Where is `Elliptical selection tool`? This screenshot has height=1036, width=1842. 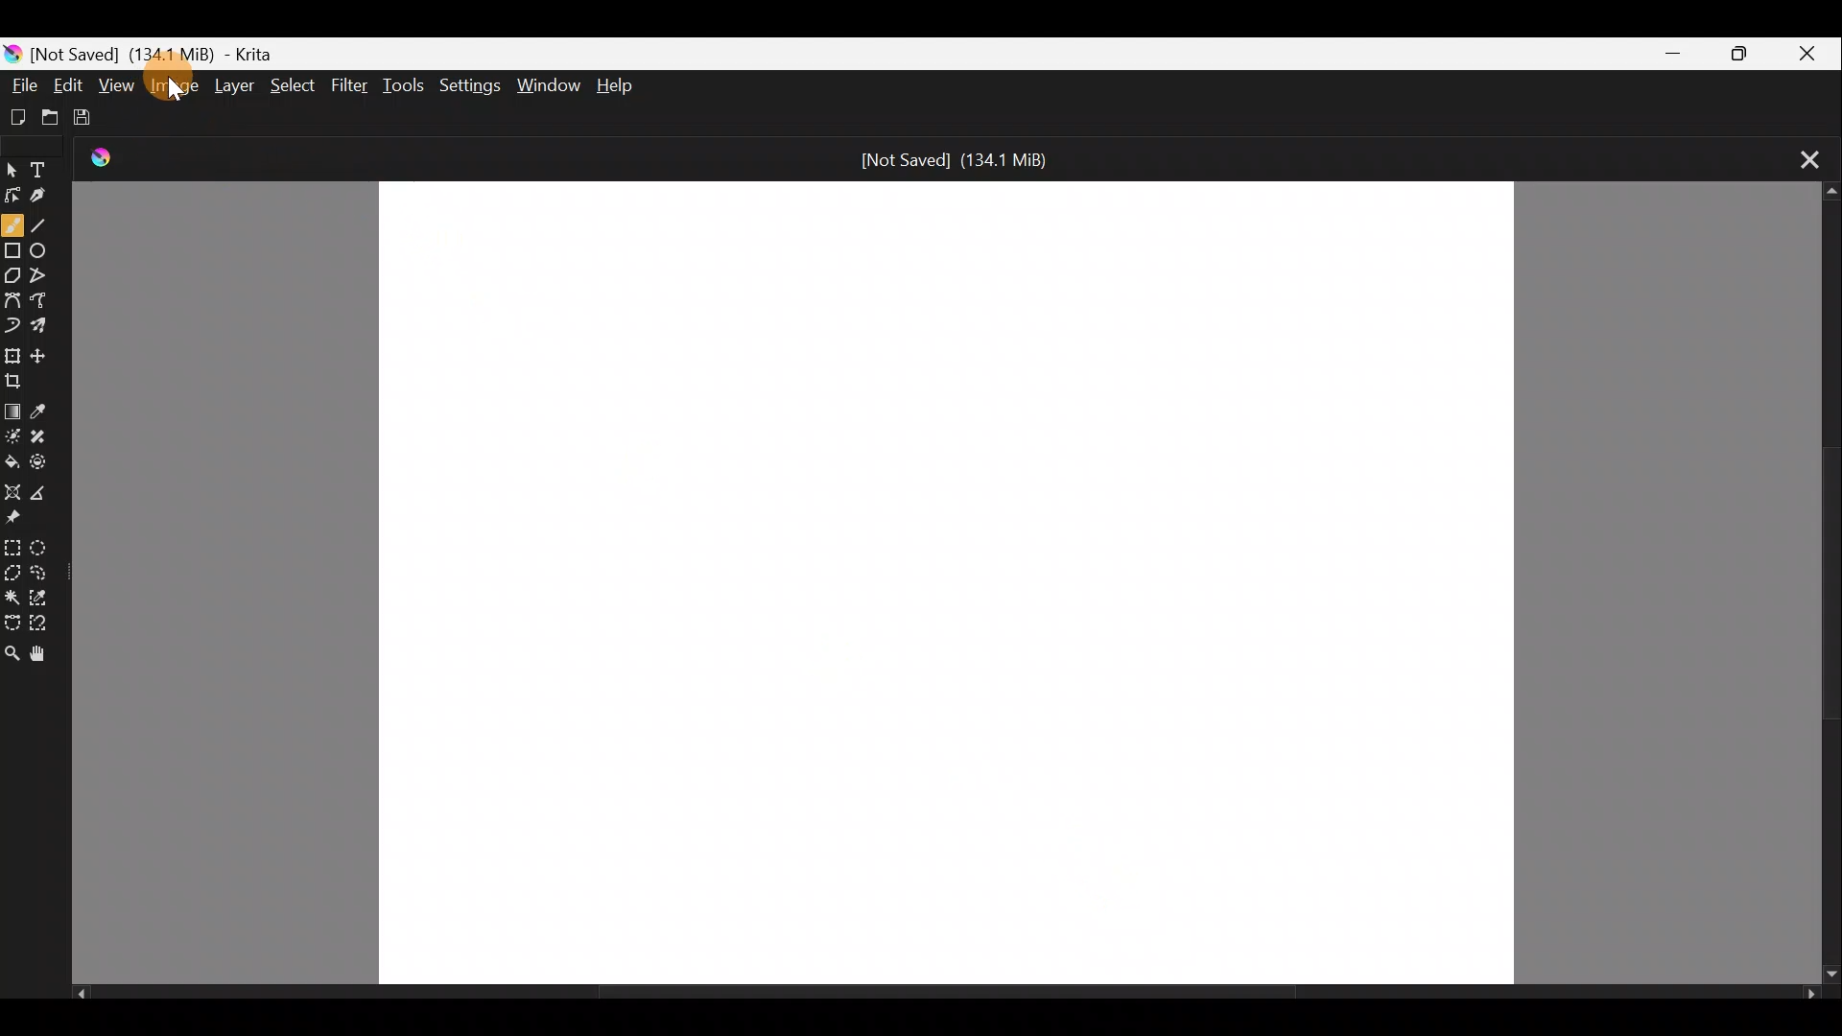
Elliptical selection tool is located at coordinates (46, 551).